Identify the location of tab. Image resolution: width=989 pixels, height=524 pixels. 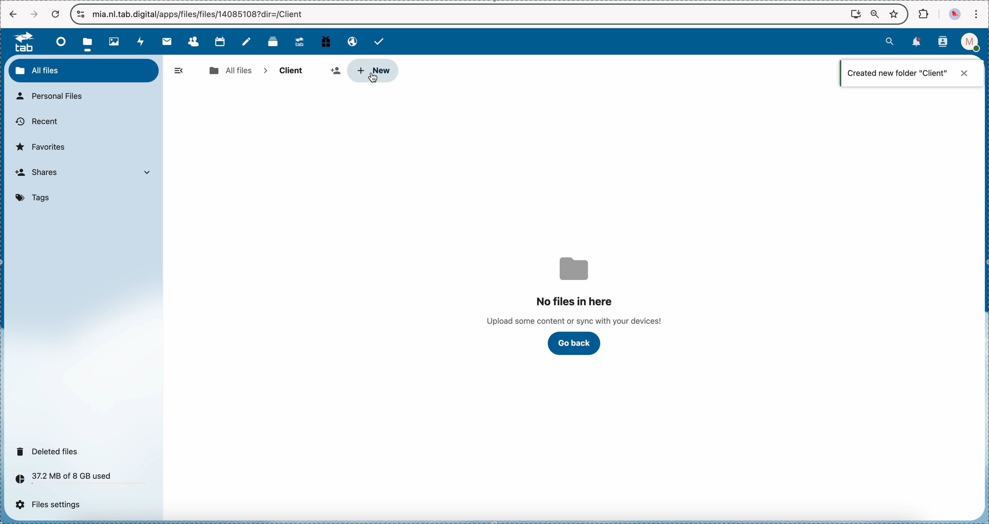
(20, 41).